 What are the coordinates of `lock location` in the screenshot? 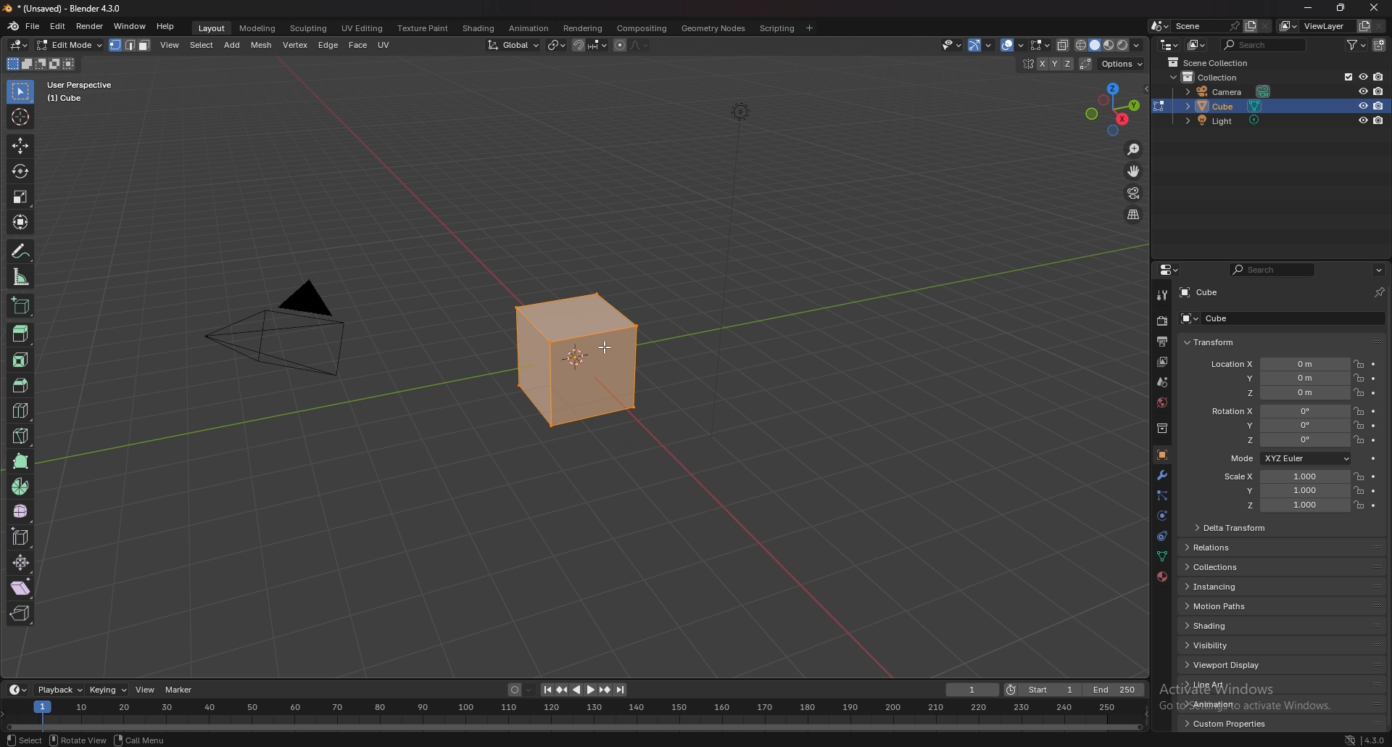 It's located at (1359, 364).